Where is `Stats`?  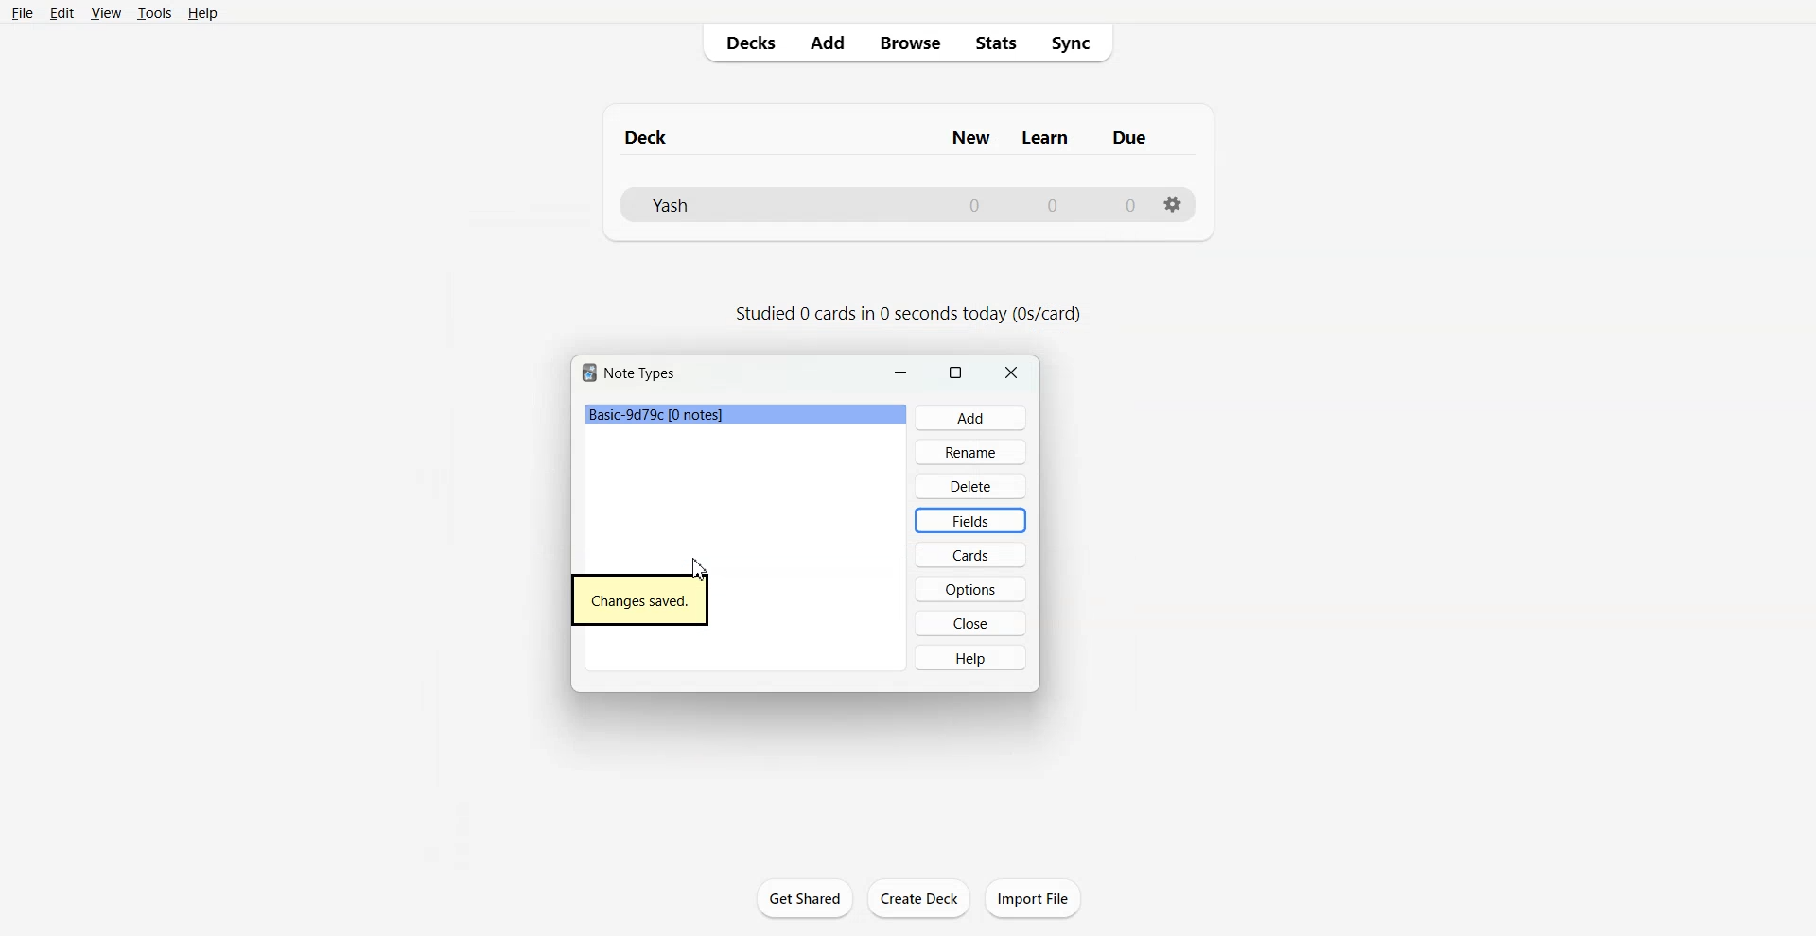 Stats is located at coordinates (997, 43).